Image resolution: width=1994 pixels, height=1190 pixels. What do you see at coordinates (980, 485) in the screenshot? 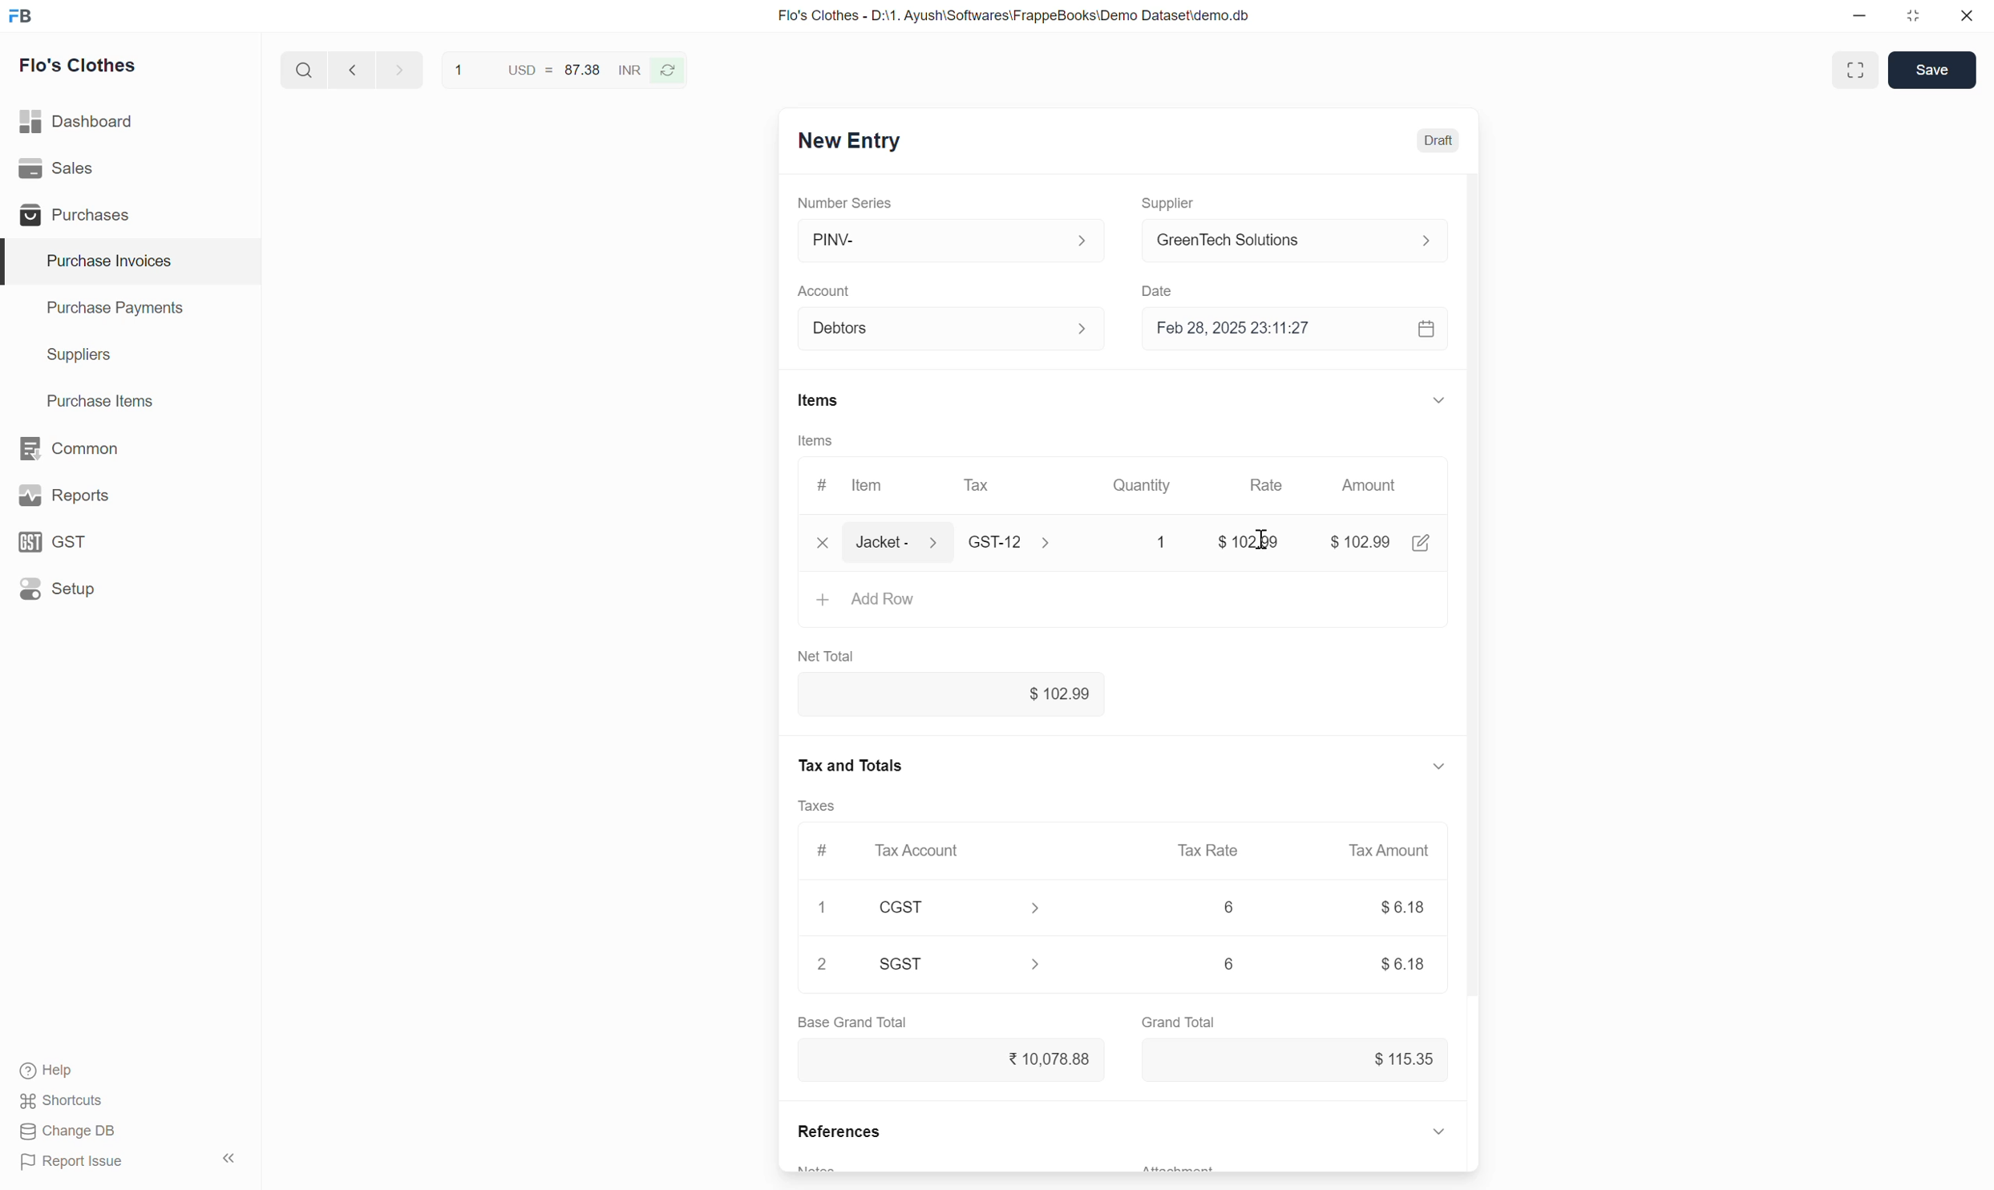
I see `Tax` at bounding box center [980, 485].